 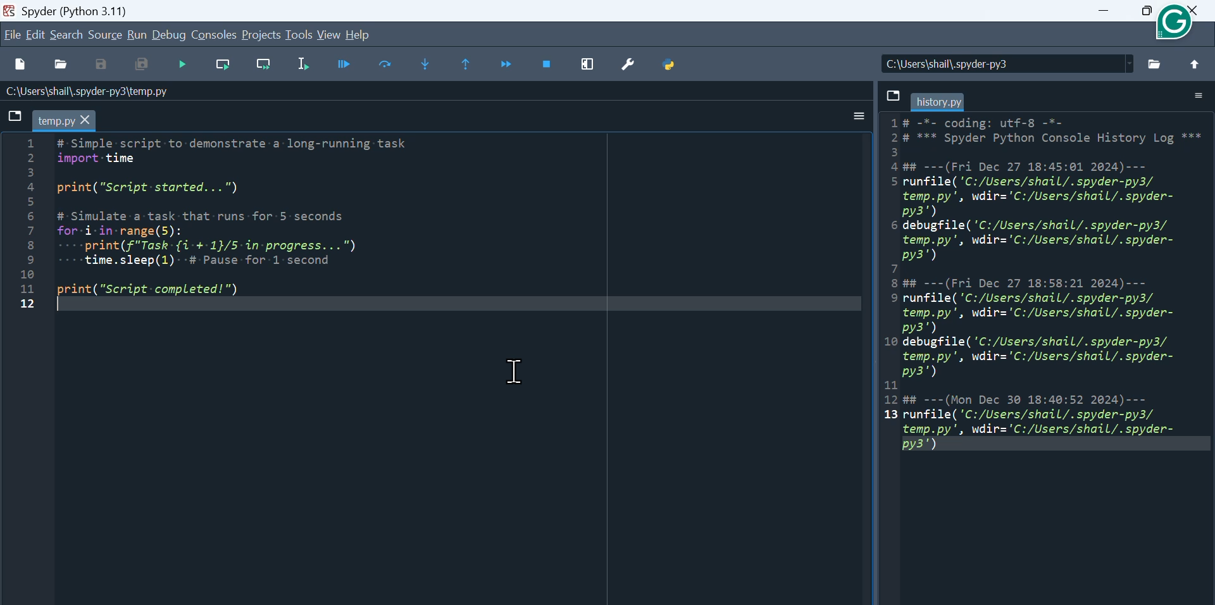 I want to click on new file, so click(x=22, y=63).